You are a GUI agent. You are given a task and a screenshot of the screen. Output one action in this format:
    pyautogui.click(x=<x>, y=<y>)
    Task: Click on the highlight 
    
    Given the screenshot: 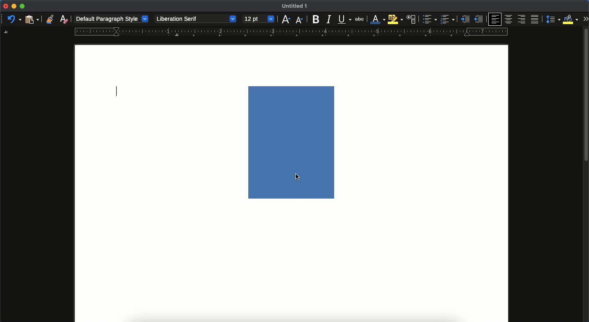 What is the action you would take?
    pyautogui.click(x=395, y=19)
    